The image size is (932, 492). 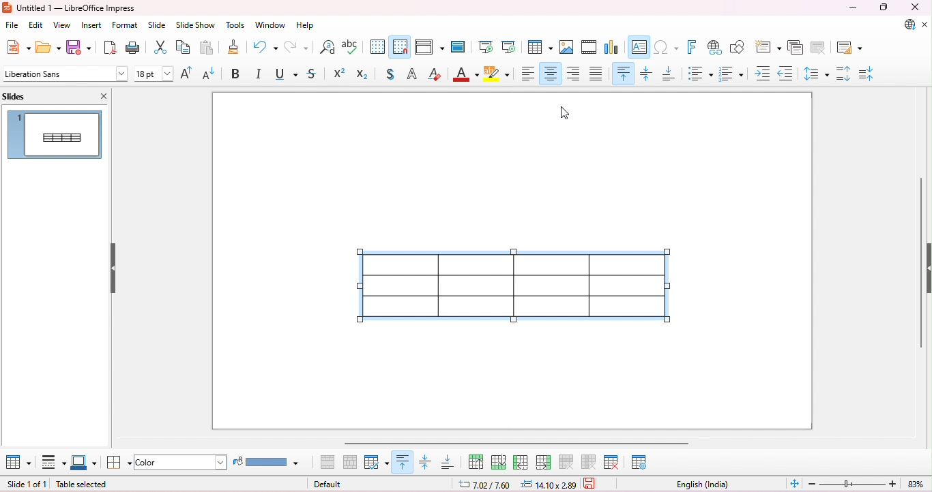 I want to click on insert special characters, so click(x=667, y=46).